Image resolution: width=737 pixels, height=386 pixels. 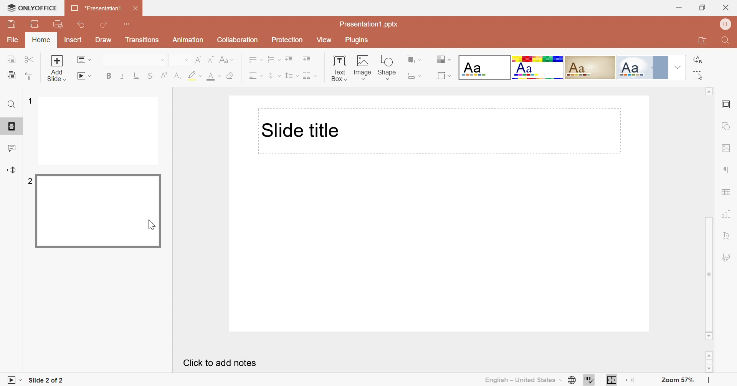 What do you see at coordinates (524, 380) in the screenshot?
I see `English - United States` at bounding box center [524, 380].